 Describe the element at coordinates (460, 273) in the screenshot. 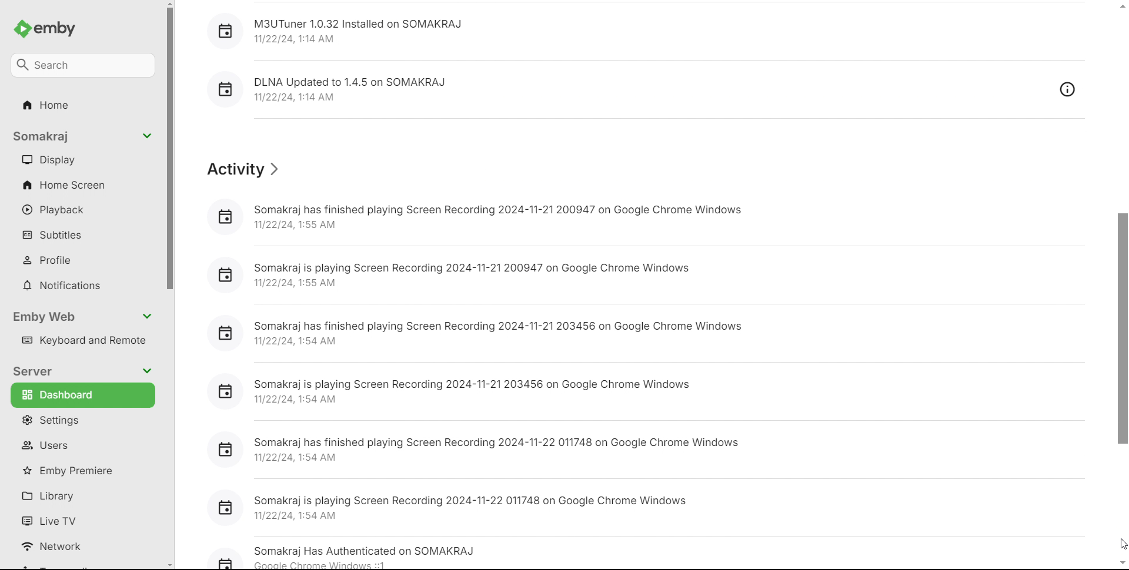

I see `[i] Somakraj is playing Screen Recording 2024-11-21 200947 on Google Chrome Windows
11/22/24, 1:55 AM` at that location.